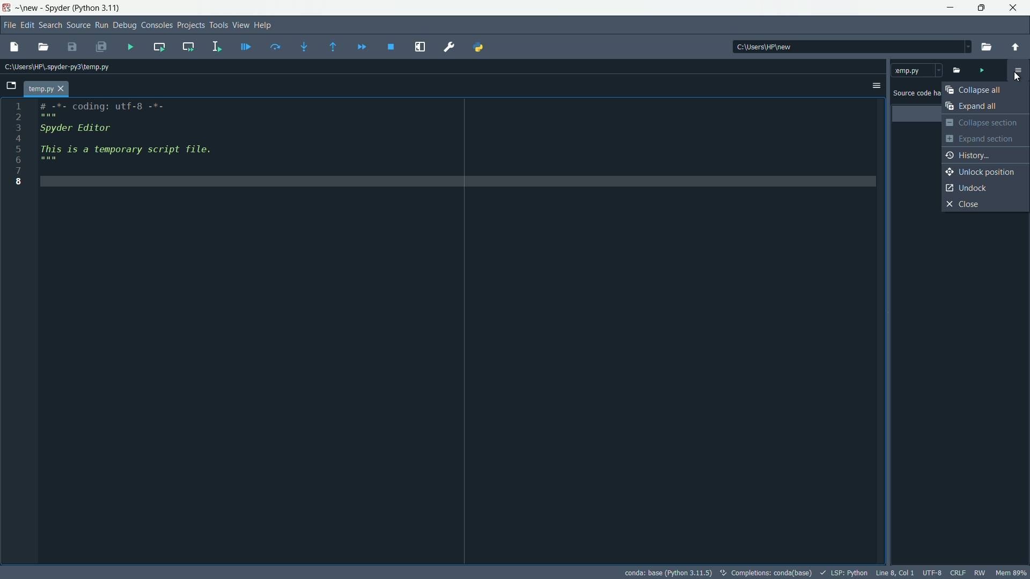 Image resolution: width=1030 pixels, height=579 pixels. What do you see at coordinates (985, 204) in the screenshot?
I see `close` at bounding box center [985, 204].